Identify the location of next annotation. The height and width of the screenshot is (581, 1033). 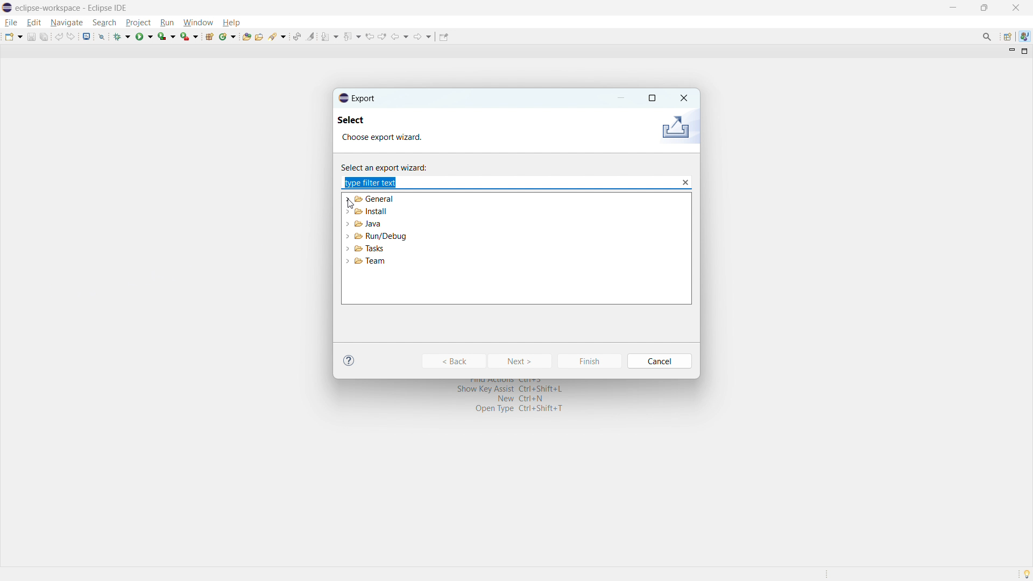
(330, 37).